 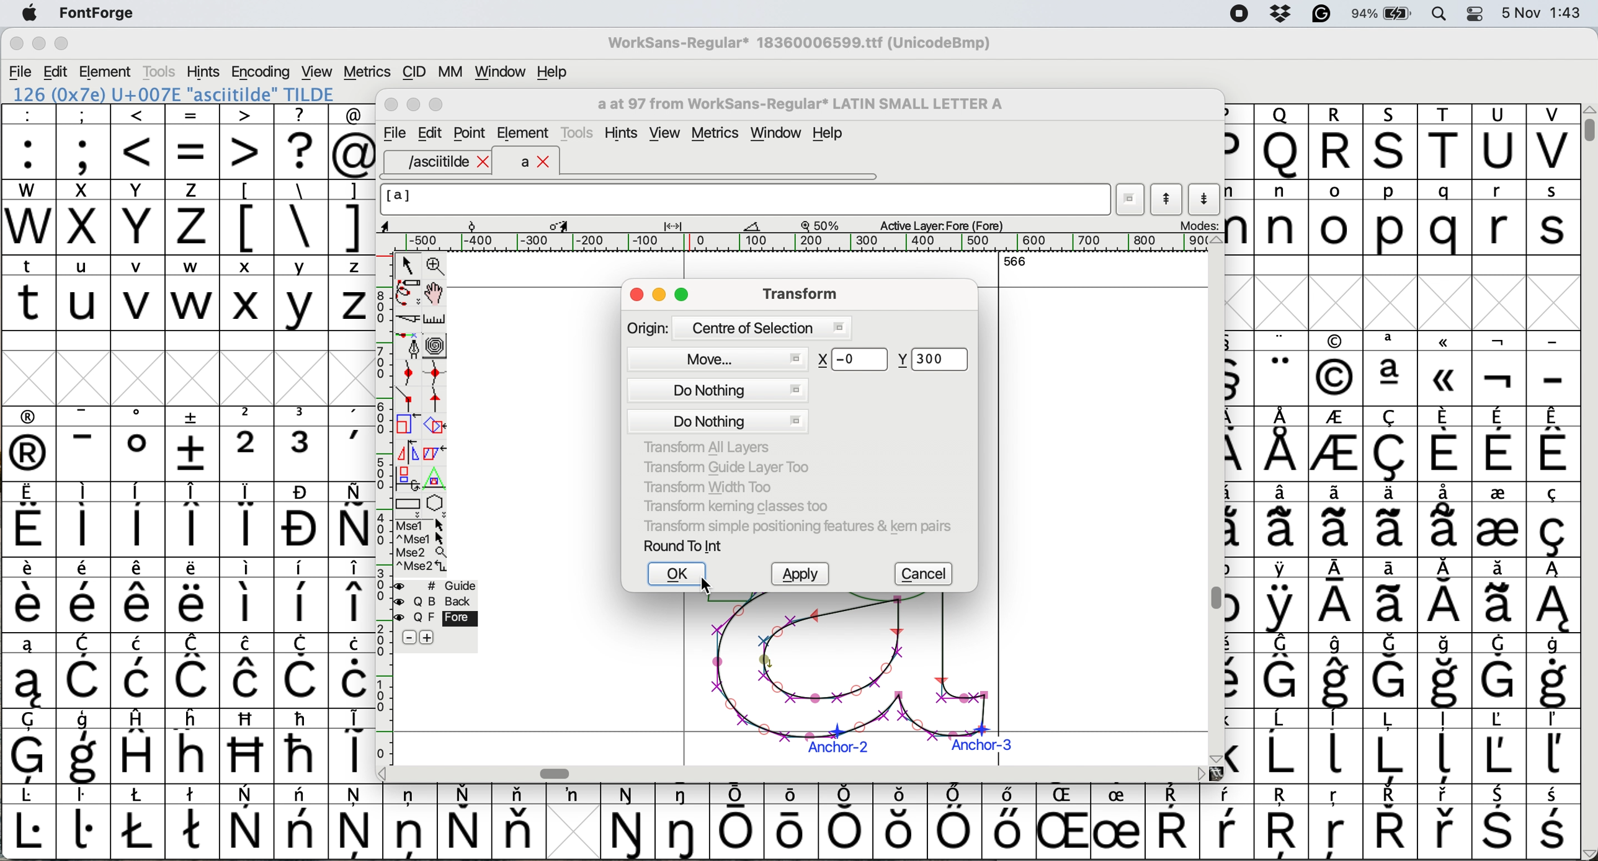 What do you see at coordinates (415, 105) in the screenshot?
I see `Minimise` at bounding box center [415, 105].